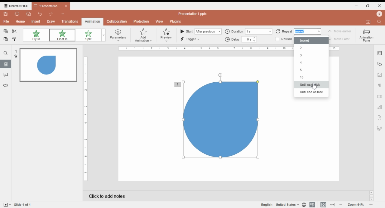  What do you see at coordinates (70, 21) in the screenshot?
I see `transitions` at bounding box center [70, 21].